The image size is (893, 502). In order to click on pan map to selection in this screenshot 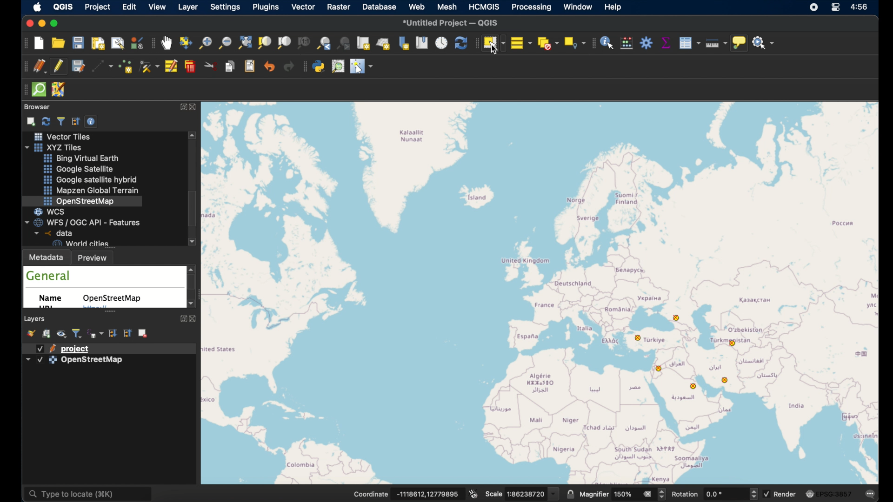, I will do `click(186, 42)`.